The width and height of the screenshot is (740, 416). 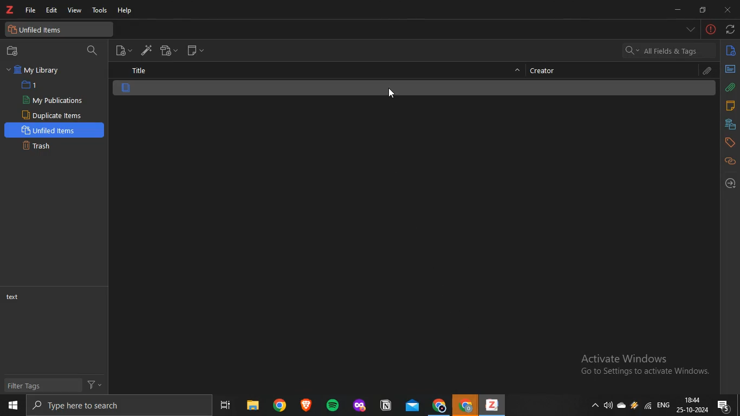 I want to click on restore down, so click(x=704, y=10).